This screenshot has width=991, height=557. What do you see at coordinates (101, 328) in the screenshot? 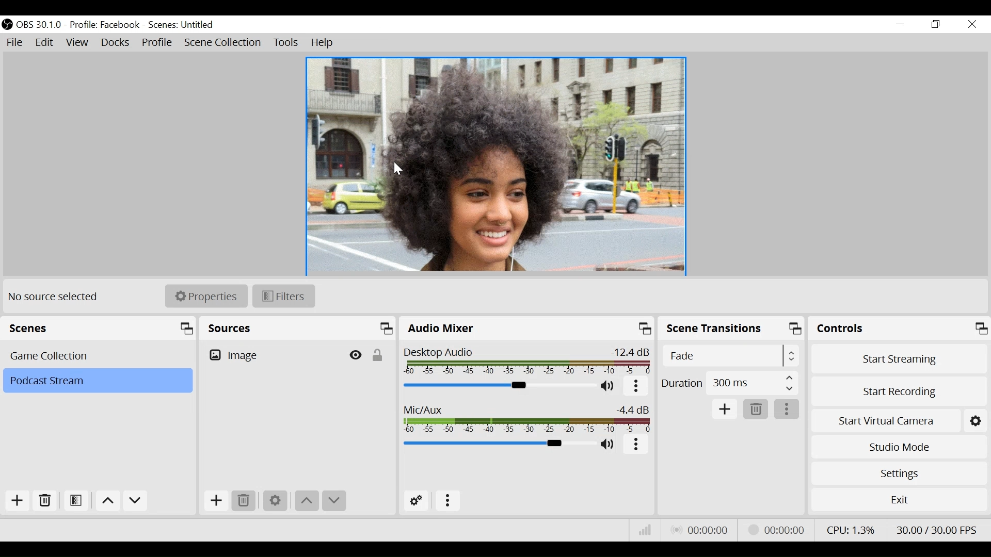
I see `Scenes Panel` at bounding box center [101, 328].